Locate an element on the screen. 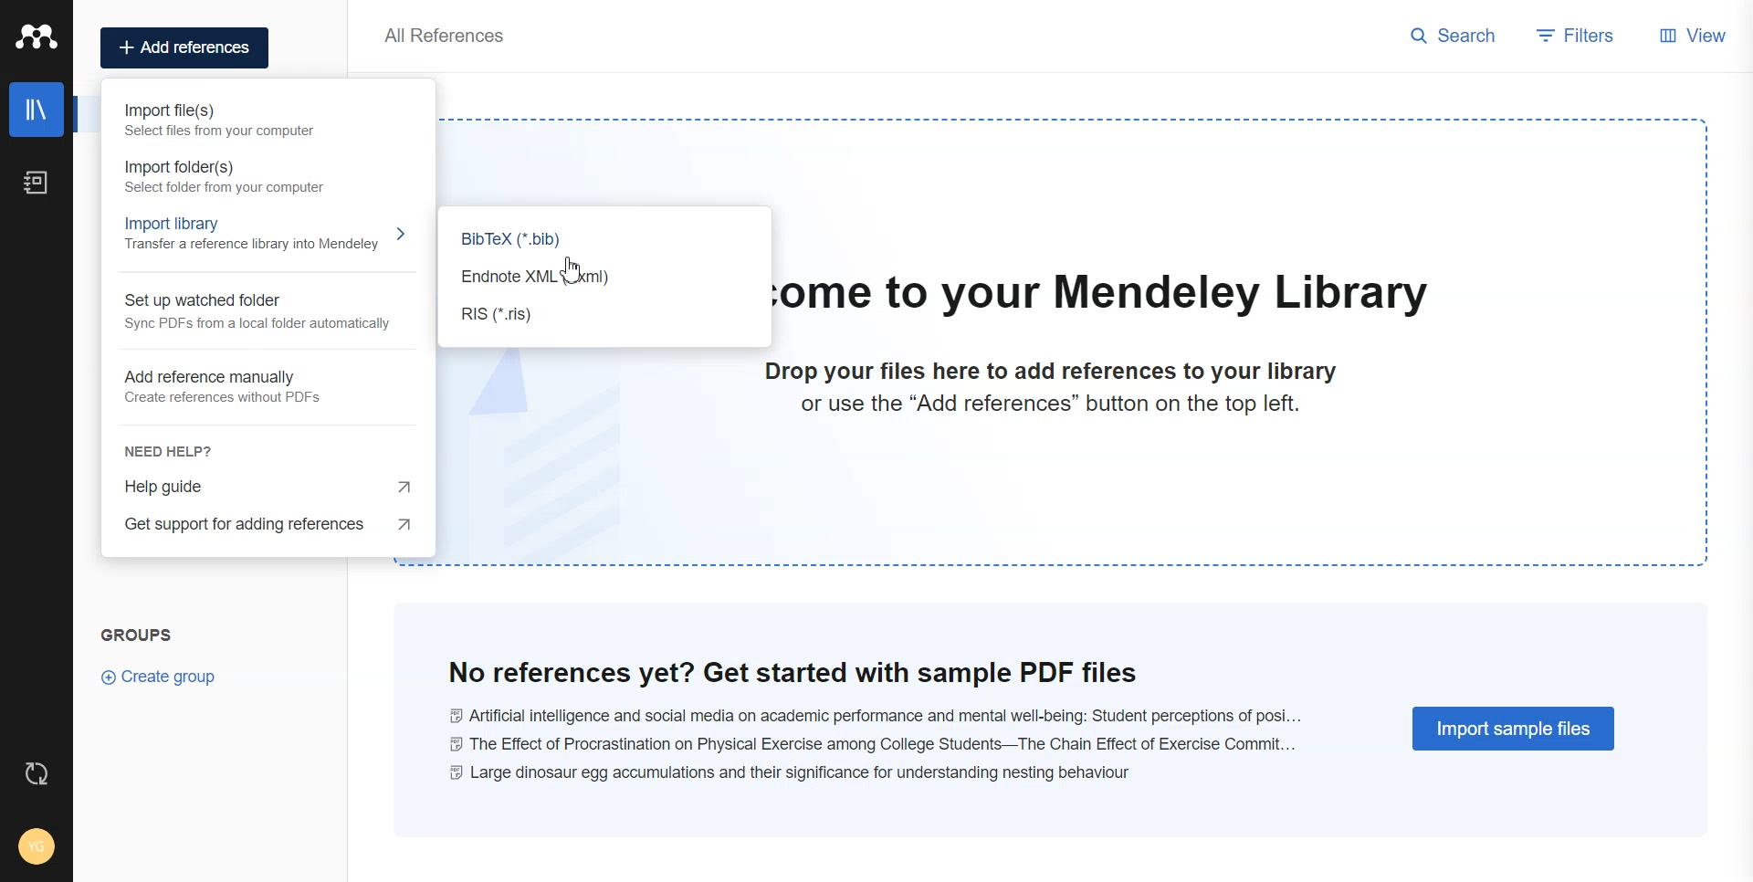 The height and width of the screenshot is (882, 1753). Add reference manually
Create references without PDFs is located at coordinates (234, 387).